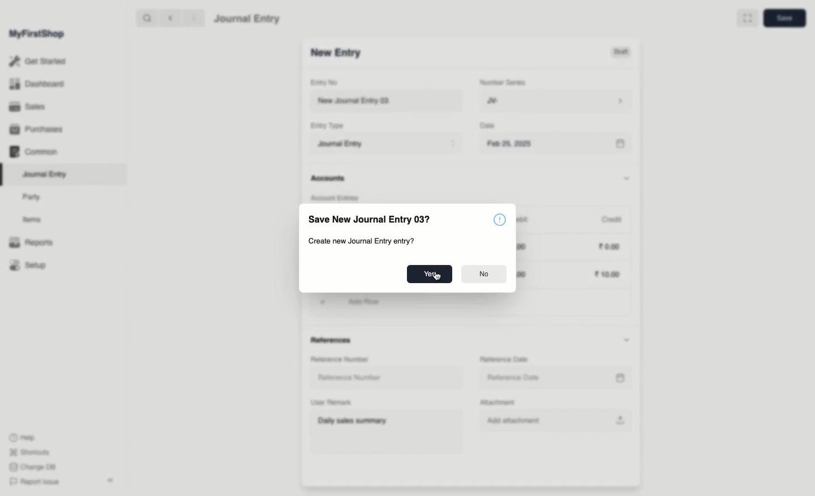 This screenshot has height=496, width=815. Describe the element at coordinates (110, 480) in the screenshot. I see `Collapse` at that location.